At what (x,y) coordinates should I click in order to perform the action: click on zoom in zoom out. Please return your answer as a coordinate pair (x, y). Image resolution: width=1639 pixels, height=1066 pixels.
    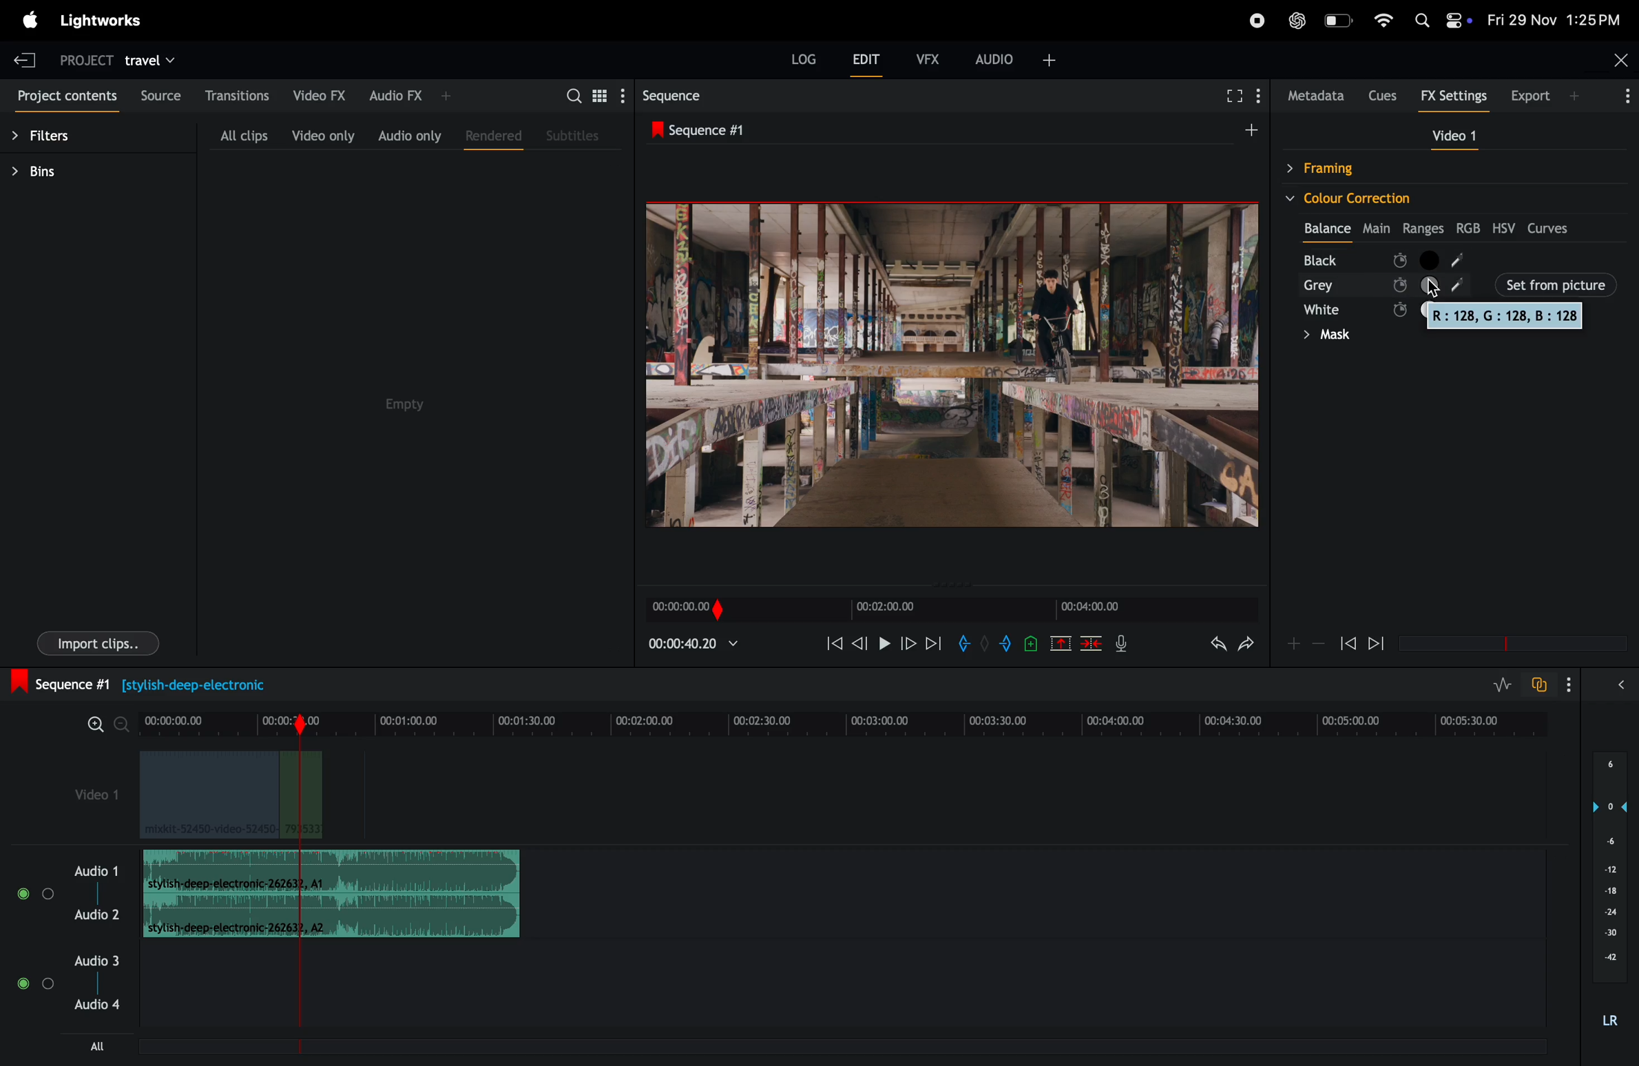
    Looking at the image, I should click on (1304, 643).